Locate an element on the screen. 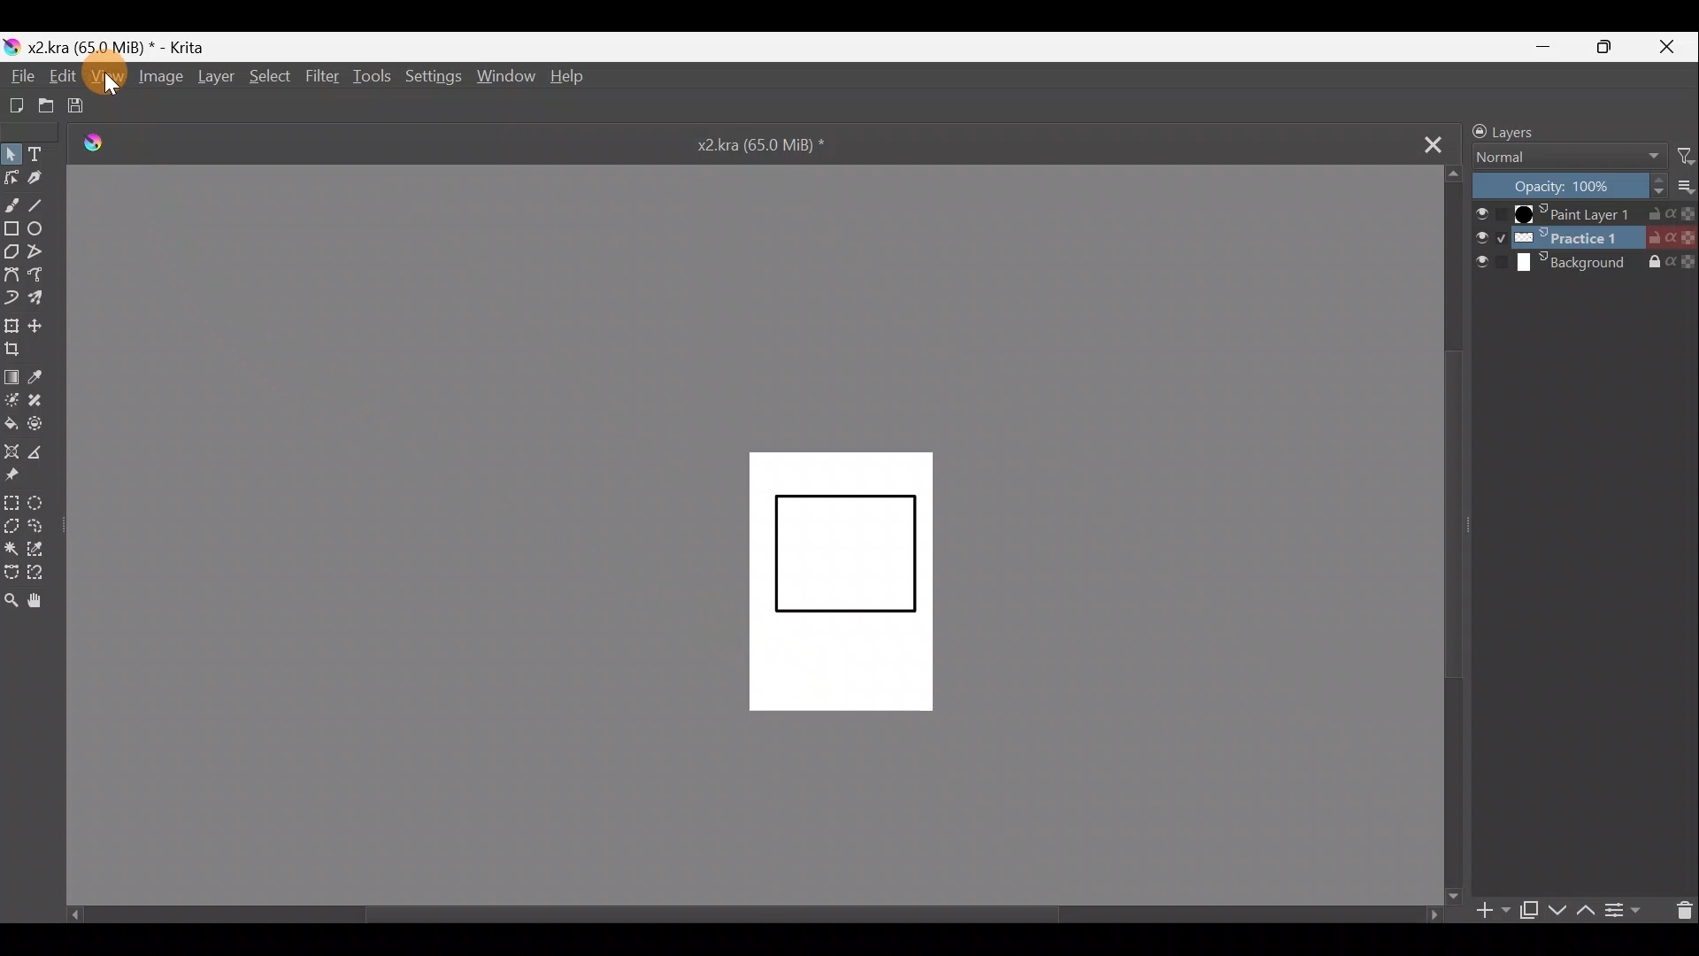 This screenshot has width=1699, height=956. Settings is located at coordinates (431, 80).